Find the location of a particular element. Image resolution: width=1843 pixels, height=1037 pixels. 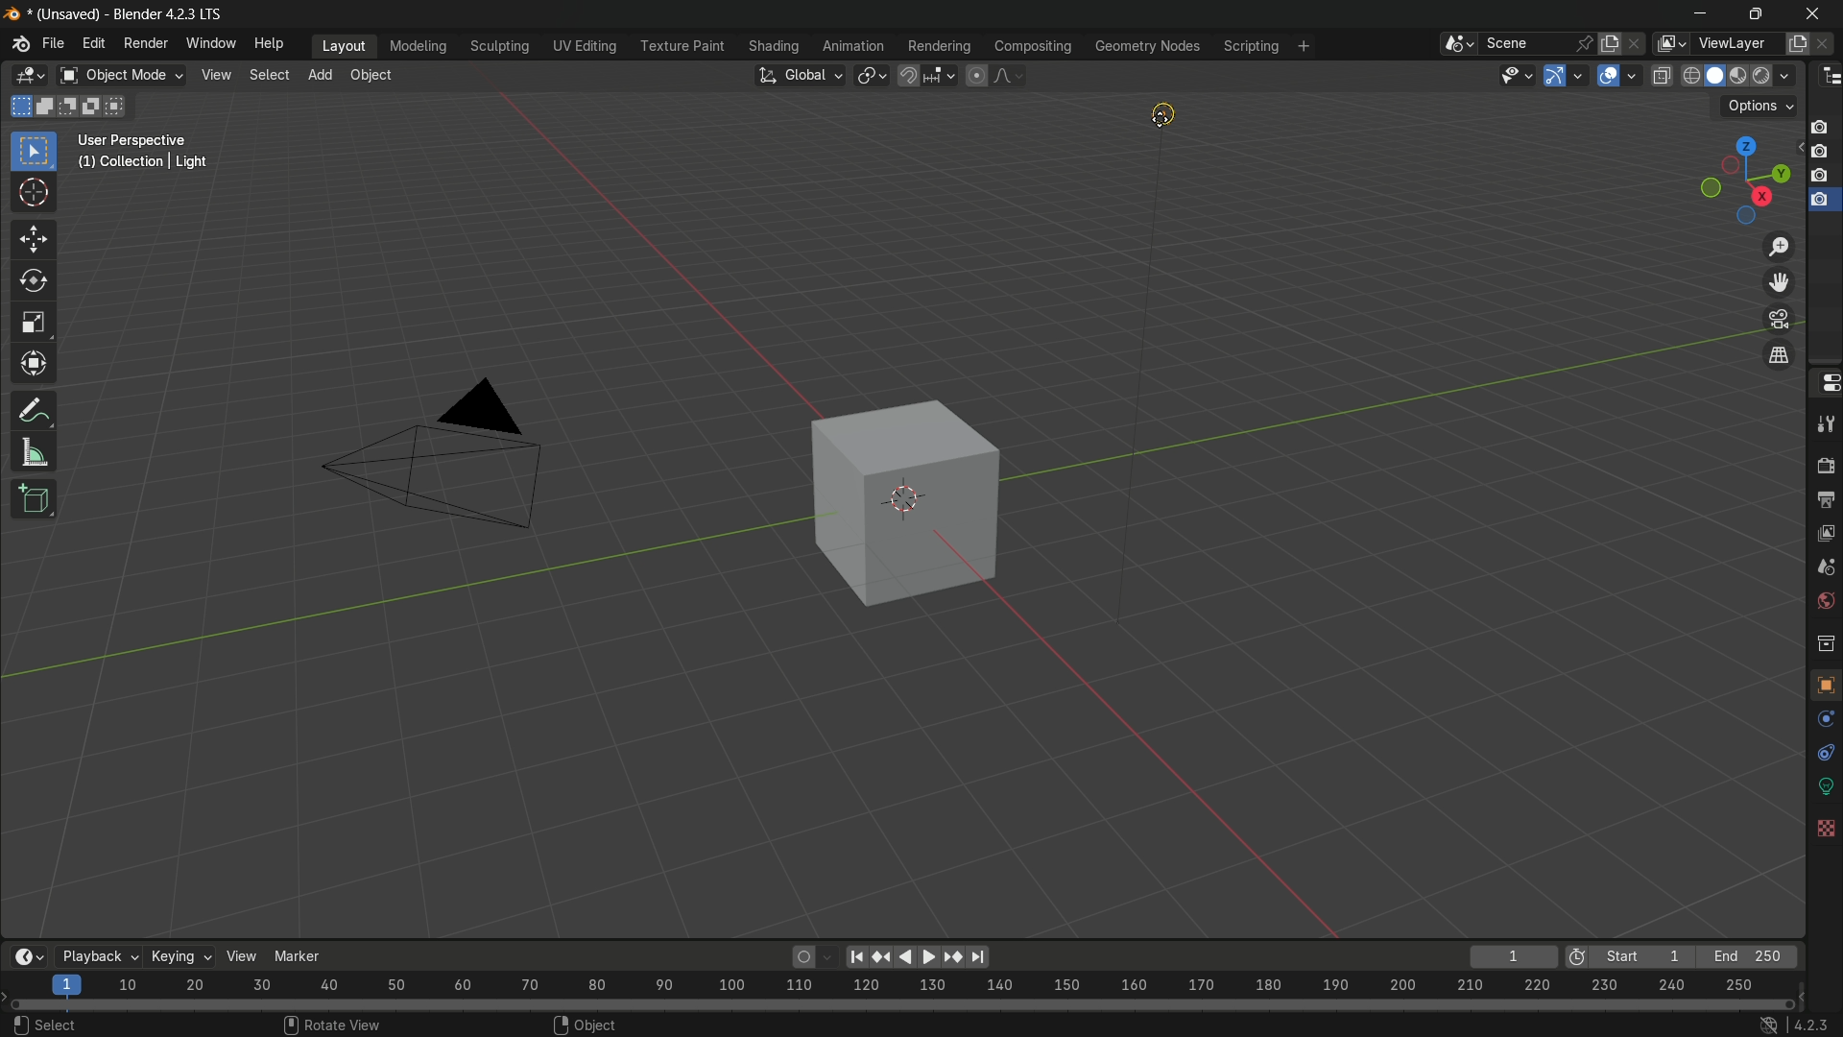

compositing menu is located at coordinates (1030, 47).